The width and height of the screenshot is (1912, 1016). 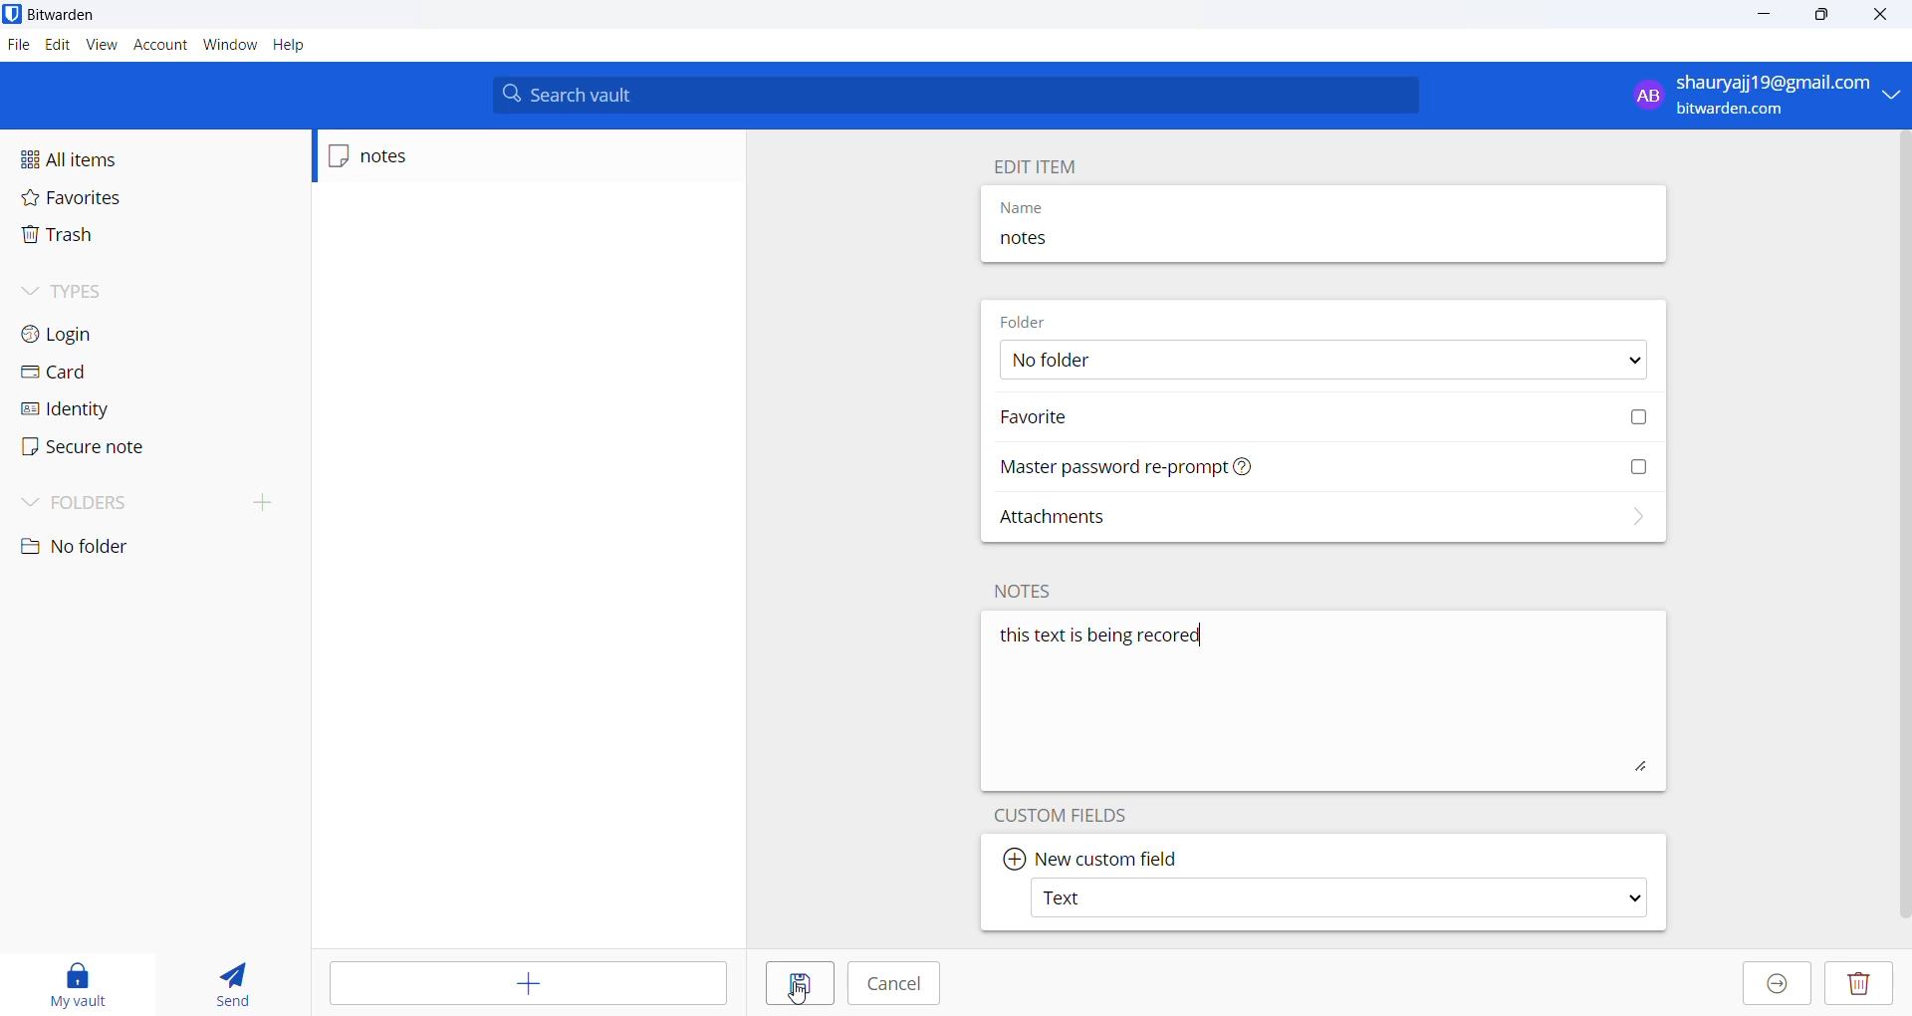 What do you see at coordinates (57, 46) in the screenshot?
I see `edit` at bounding box center [57, 46].